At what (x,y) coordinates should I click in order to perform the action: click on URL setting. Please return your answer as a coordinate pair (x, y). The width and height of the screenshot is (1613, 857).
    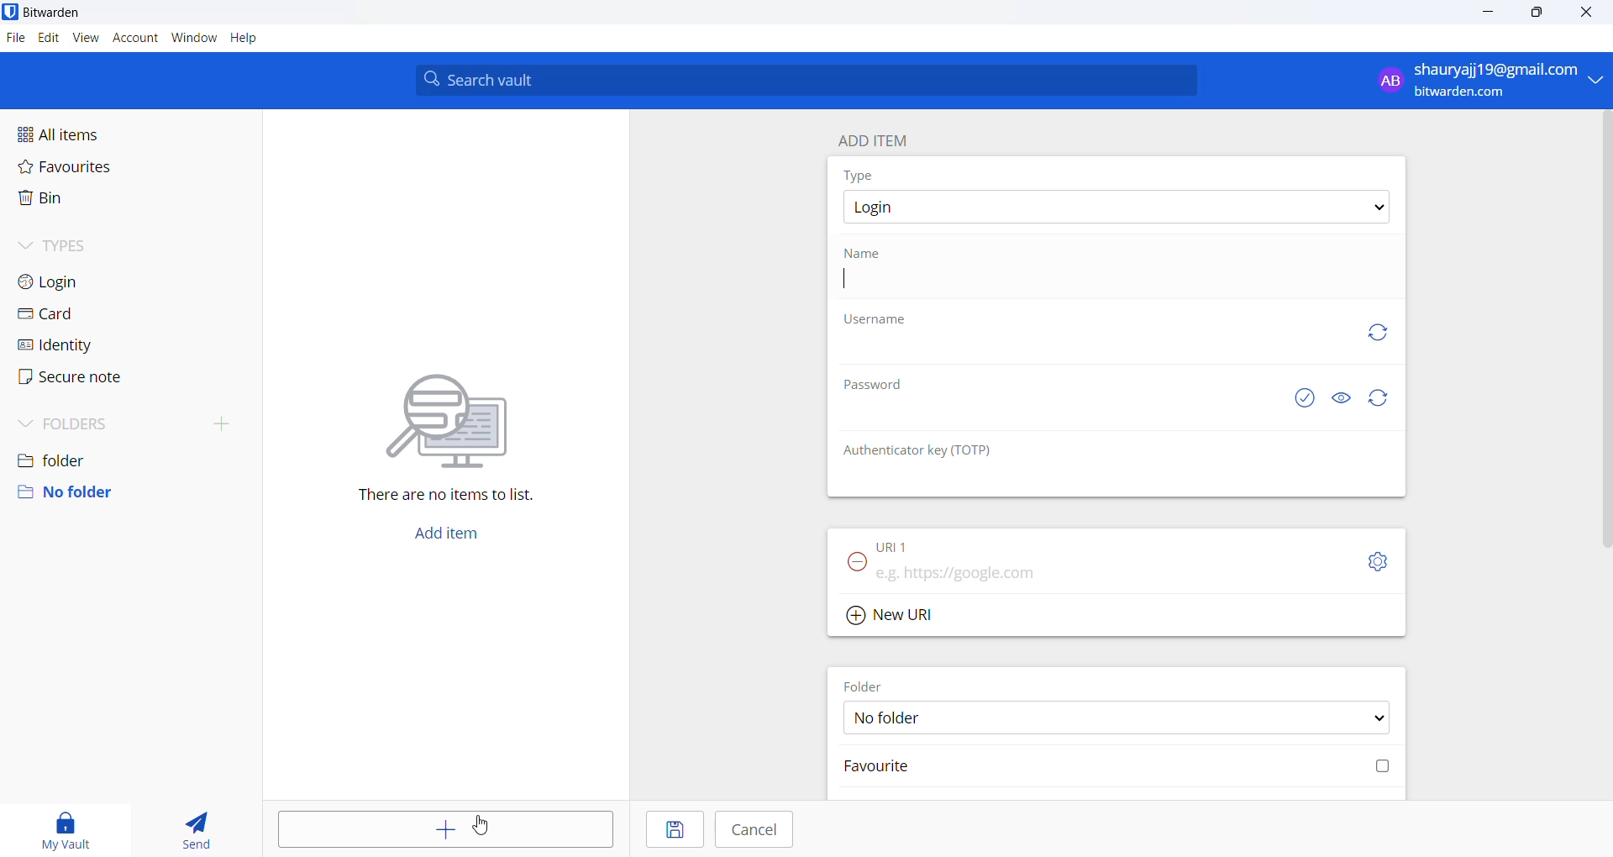
    Looking at the image, I should click on (1370, 560).